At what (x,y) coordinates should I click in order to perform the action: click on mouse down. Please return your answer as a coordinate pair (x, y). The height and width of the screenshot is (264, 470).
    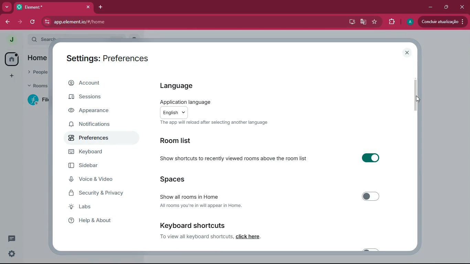
    Looking at the image, I should click on (419, 99).